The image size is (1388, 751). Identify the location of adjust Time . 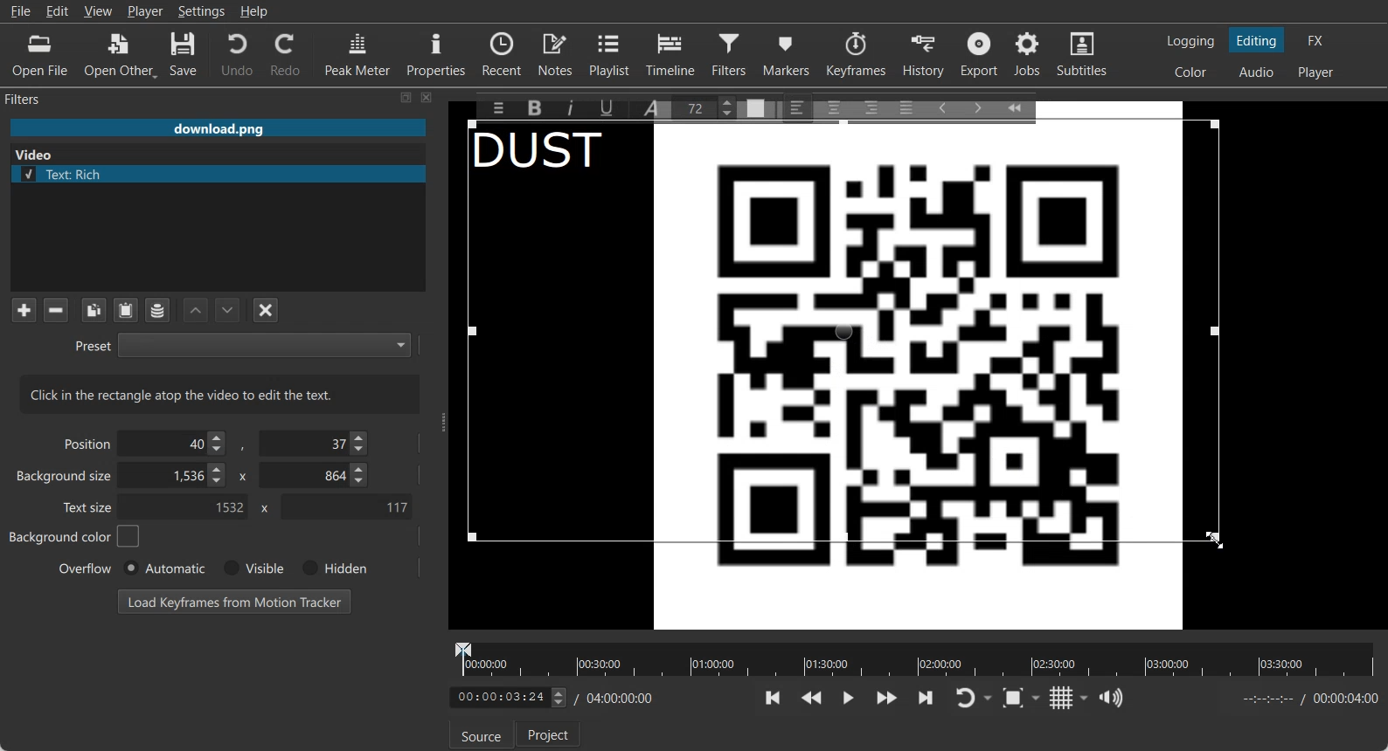
(507, 699).